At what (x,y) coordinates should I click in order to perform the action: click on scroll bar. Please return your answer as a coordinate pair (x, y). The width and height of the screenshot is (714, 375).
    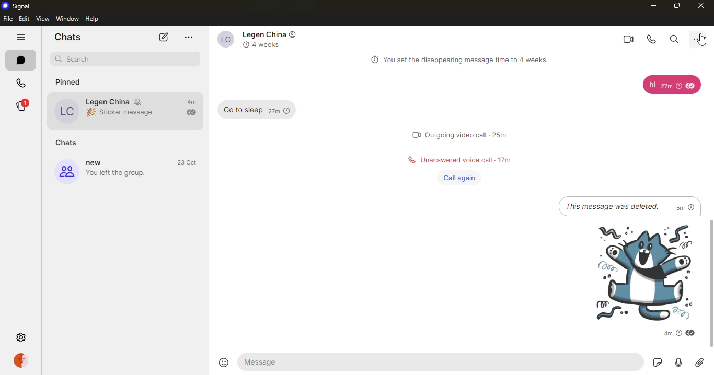
    Looking at the image, I should click on (711, 285).